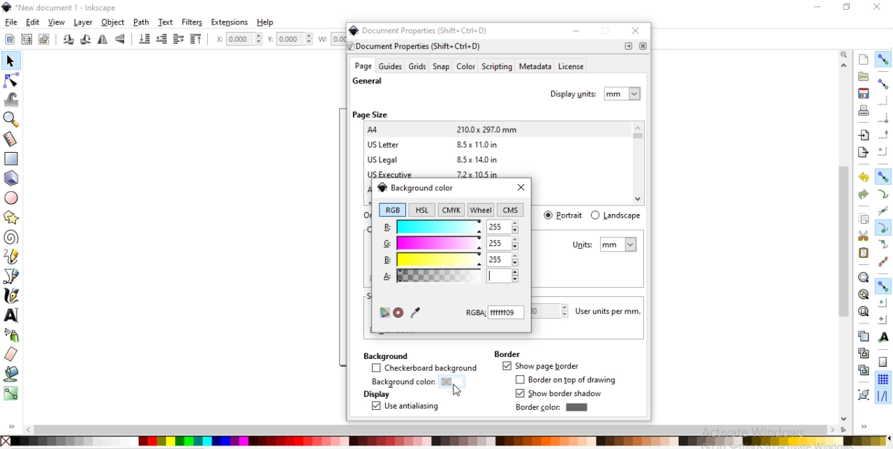 The height and width of the screenshot is (449, 893). I want to click on draw freehand lines, so click(11, 257).